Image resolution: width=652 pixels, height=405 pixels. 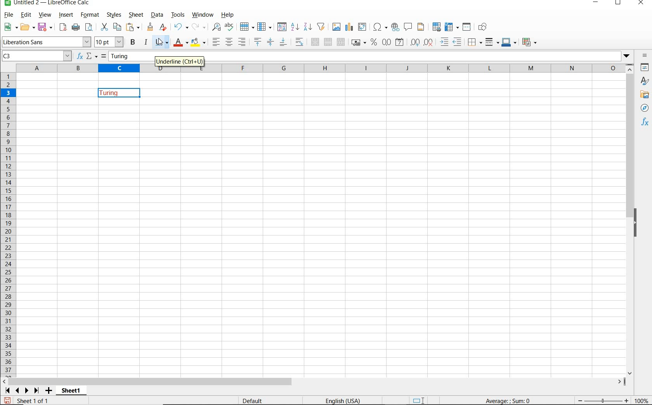 I want to click on ALIGN LEFT, so click(x=216, y=43).